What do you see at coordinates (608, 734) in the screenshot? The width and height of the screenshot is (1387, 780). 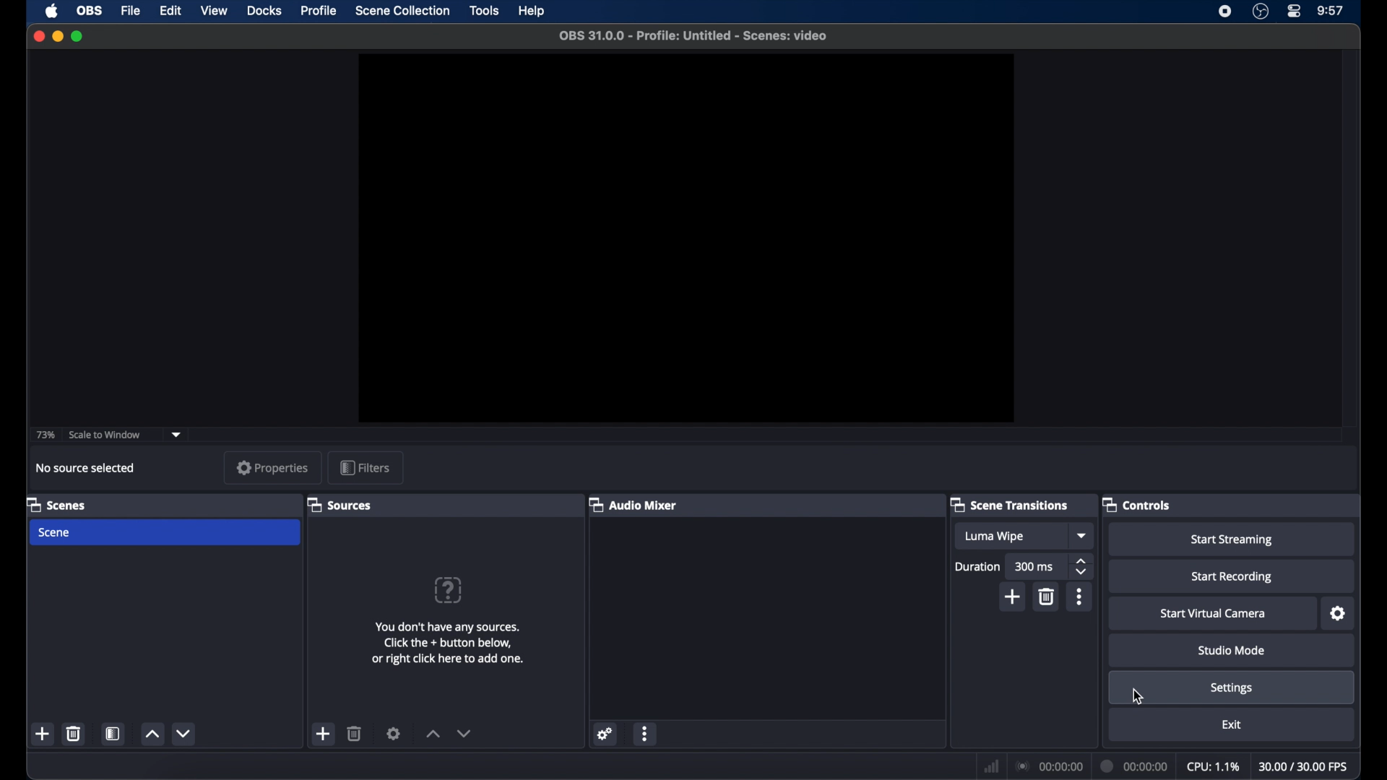 I see `settings` at bounding box center [608, 734].